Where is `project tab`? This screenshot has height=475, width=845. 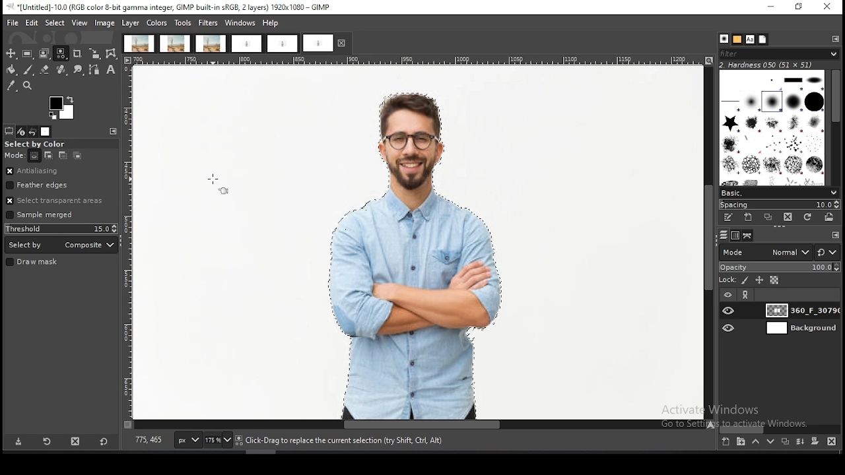
project tab is located at coordinates (327, 43).